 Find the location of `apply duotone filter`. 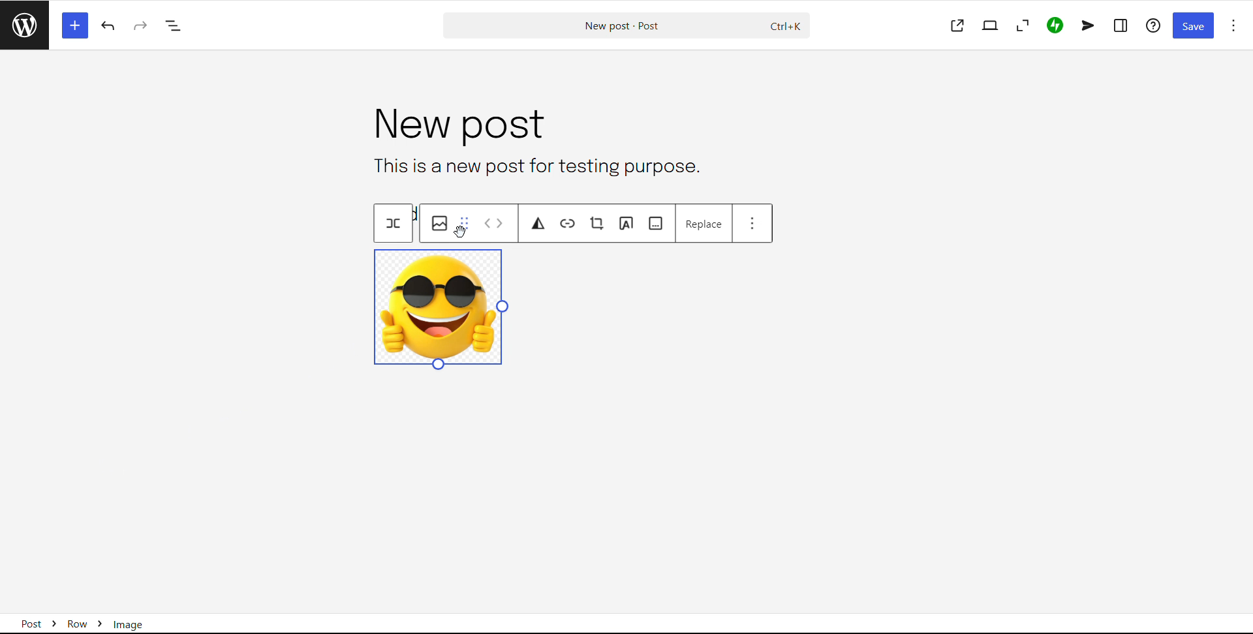

apply duotone filter is located at coordinates (540, 224).